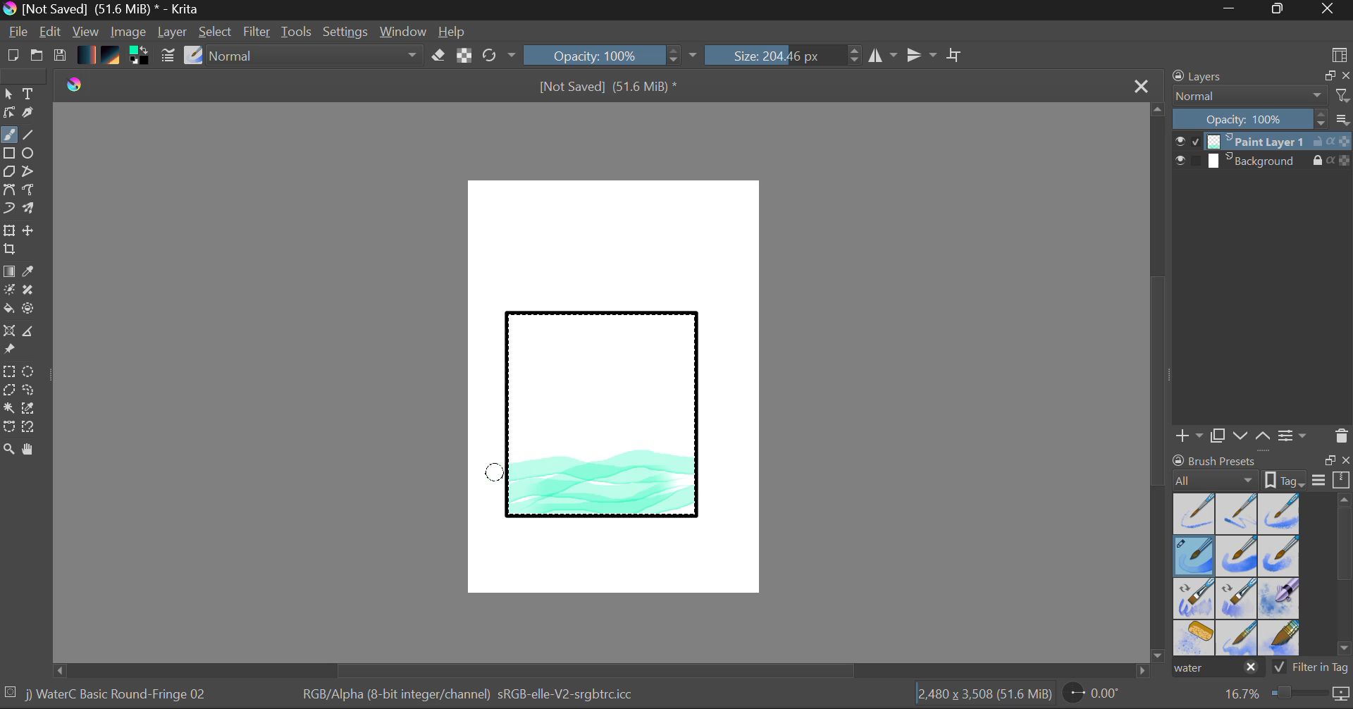 The height and width of the screenshot is (709, 1353). Describe the element at coordinates (1234, 10) in the screenshot. I see `Restore Down` at that location.